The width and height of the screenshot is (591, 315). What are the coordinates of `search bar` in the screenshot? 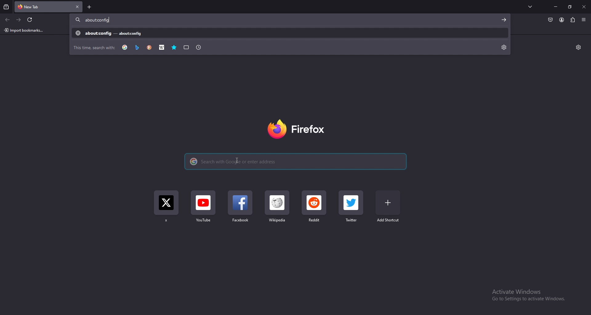 It's located at (295, 161).